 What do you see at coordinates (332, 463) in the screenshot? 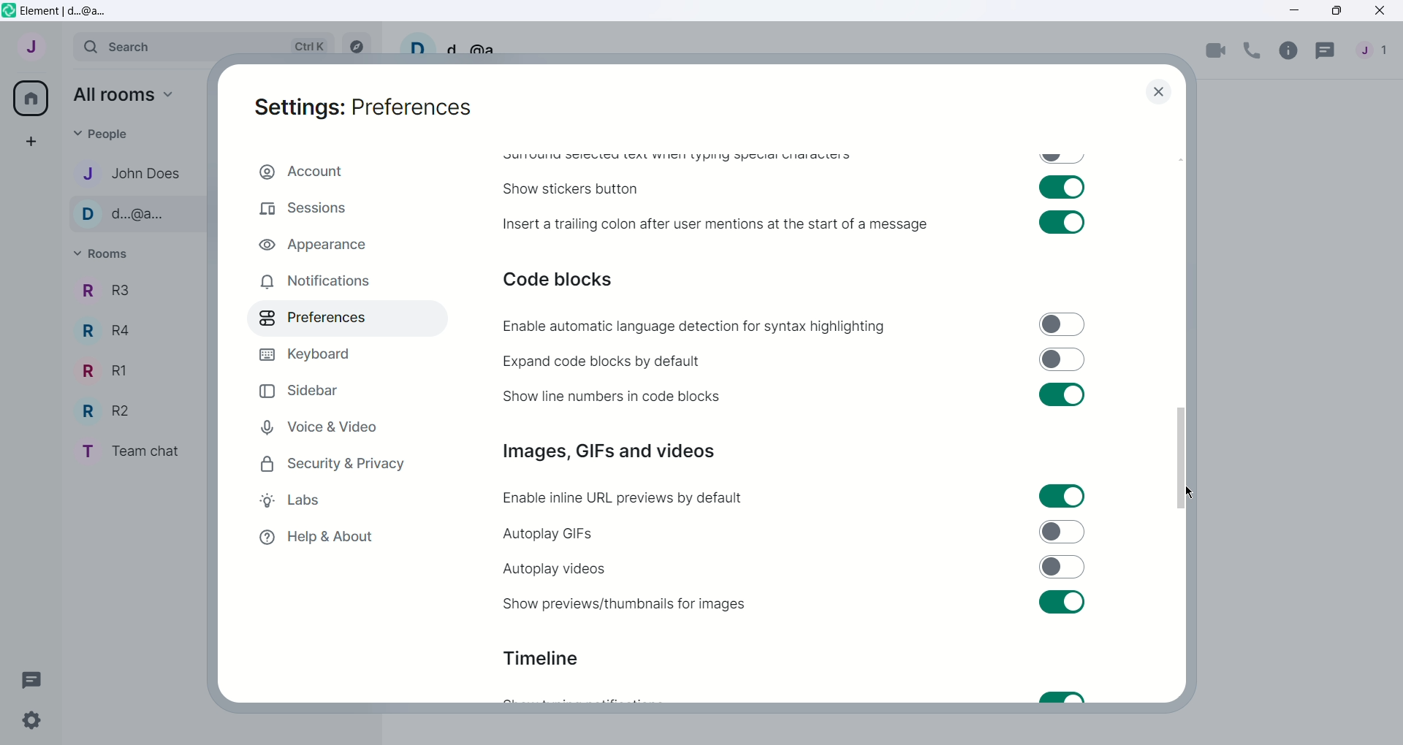
I see `Security and Privacy` at bounding box center [332, 463].